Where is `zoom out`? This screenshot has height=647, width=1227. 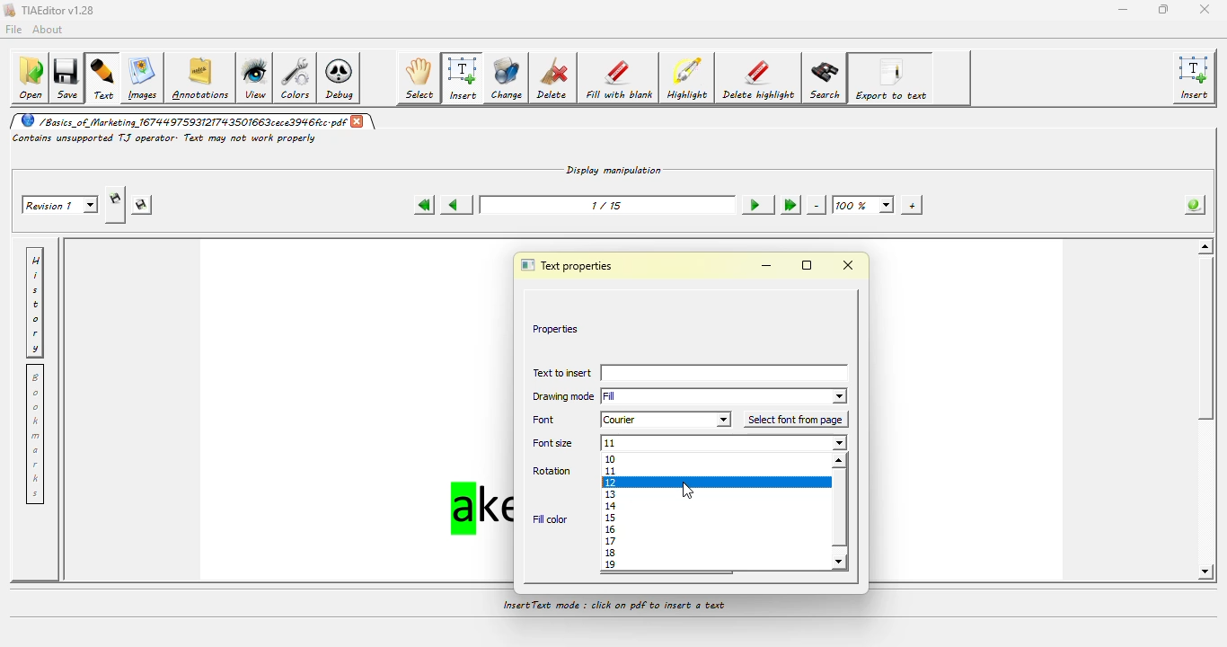
zoom out is located at coordinates (817, 205).